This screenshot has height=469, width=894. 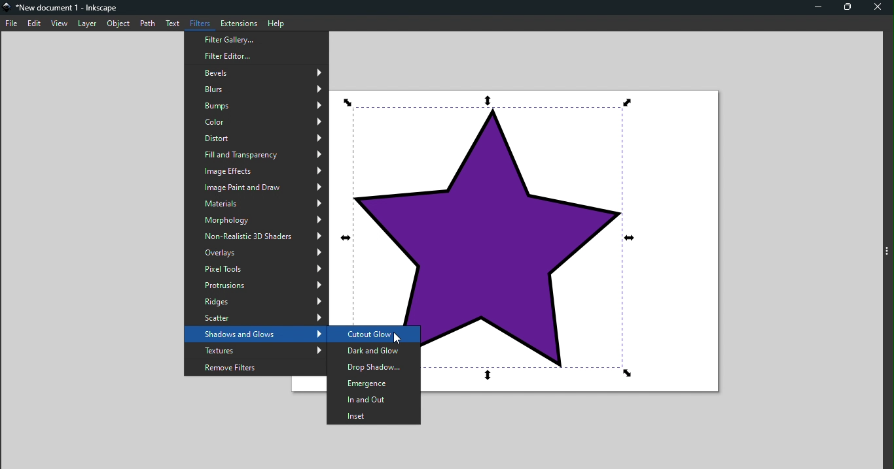 I want to click on Scatter, so click(x=255, y=317).